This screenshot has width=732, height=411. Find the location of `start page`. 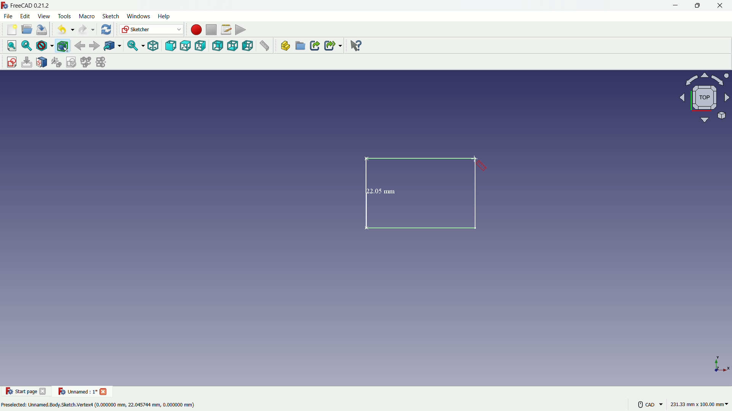

start page is located at coordinates (21, 392).